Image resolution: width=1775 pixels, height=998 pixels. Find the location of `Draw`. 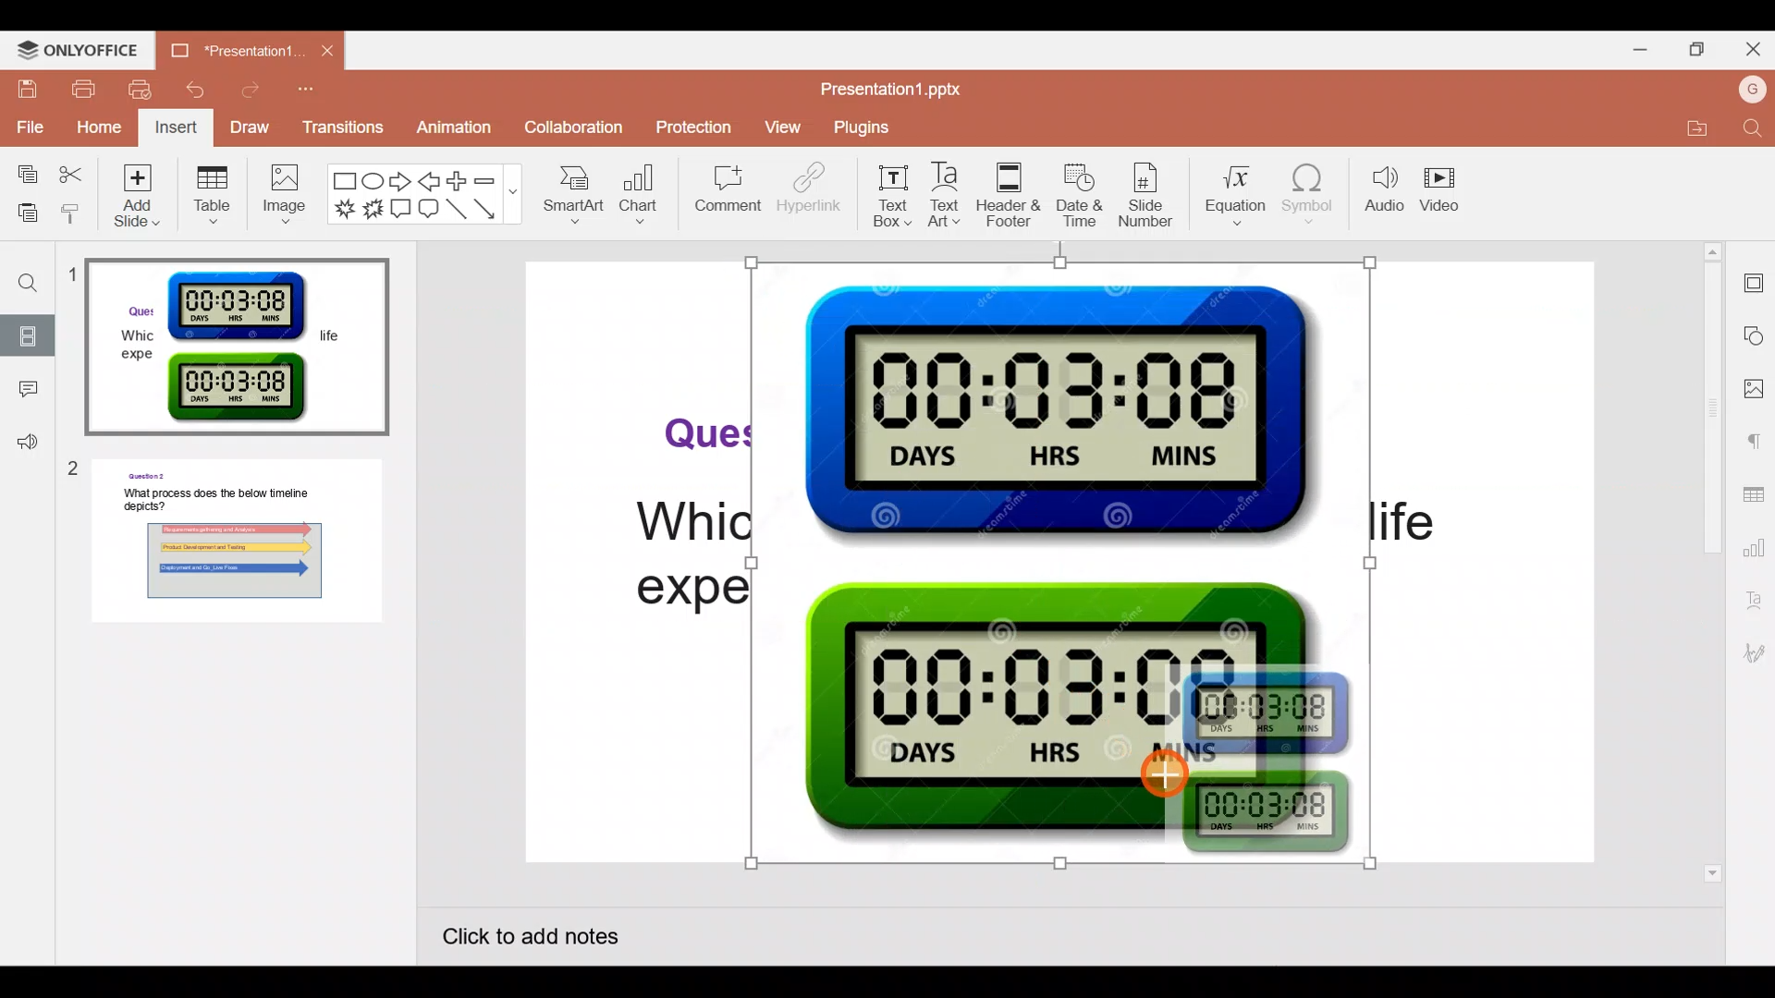

Draw is located at coordinates (254, 127).